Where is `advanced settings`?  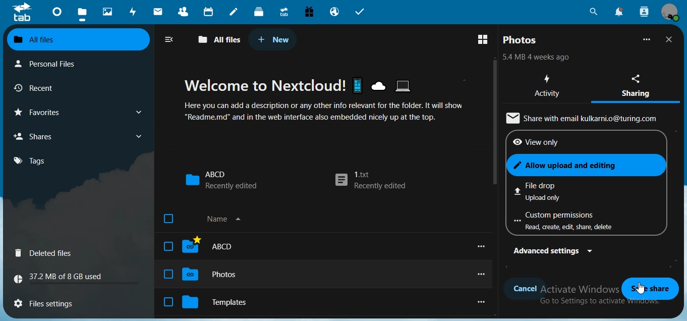
advanced settings is located at coordinates (554, 251).